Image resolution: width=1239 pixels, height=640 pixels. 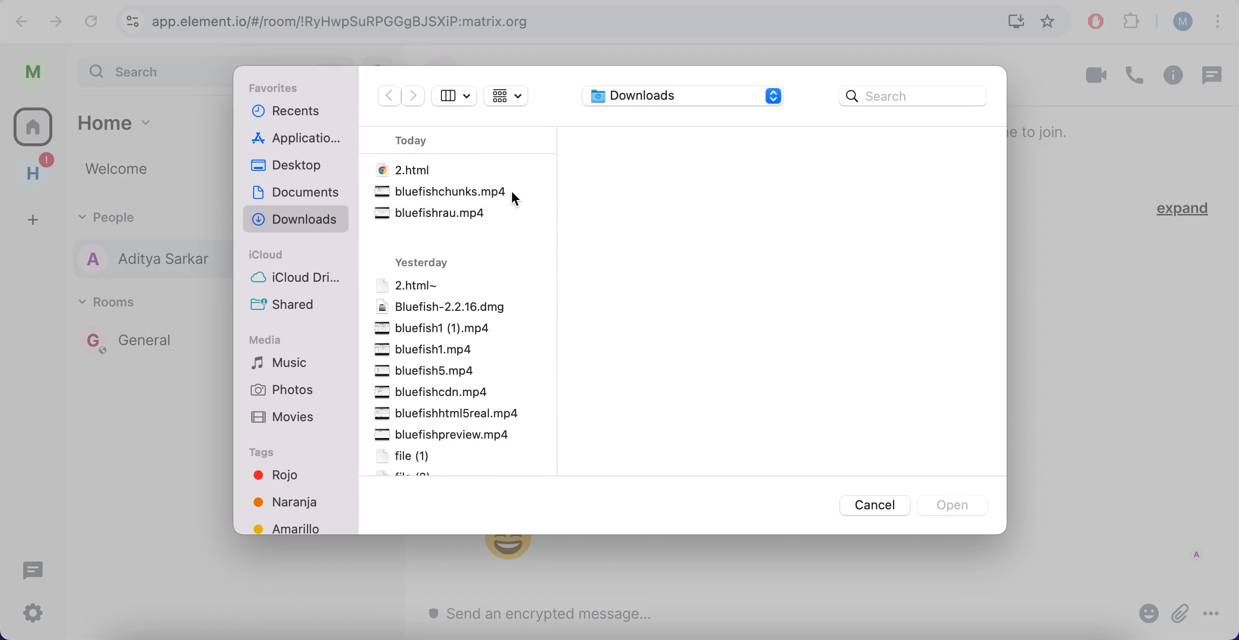 I want to click on favorites, so click(x=280, y=86).